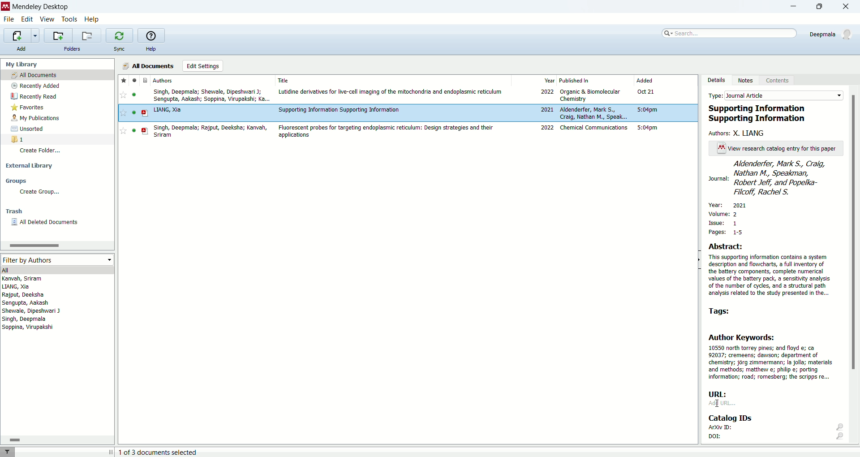 This screenshot has width=860, height=457. I want to click on authors, so click(163, 80).